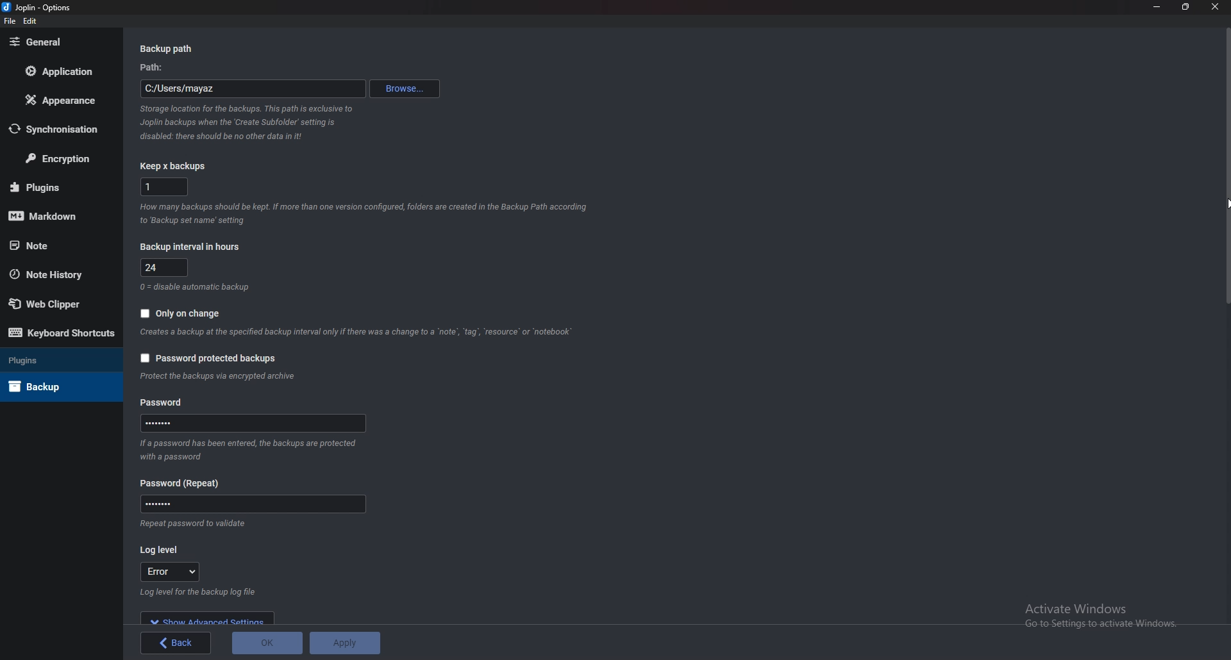 The image size is (1231, 660). Describe the element at coordinates (406, 88) in the screenshot. I see `Browse` at that location.